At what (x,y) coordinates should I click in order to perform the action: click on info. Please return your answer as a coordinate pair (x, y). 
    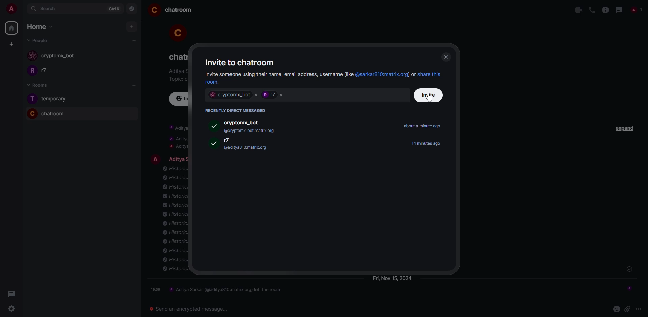
    Looking at the image, I should click on (177, 137).